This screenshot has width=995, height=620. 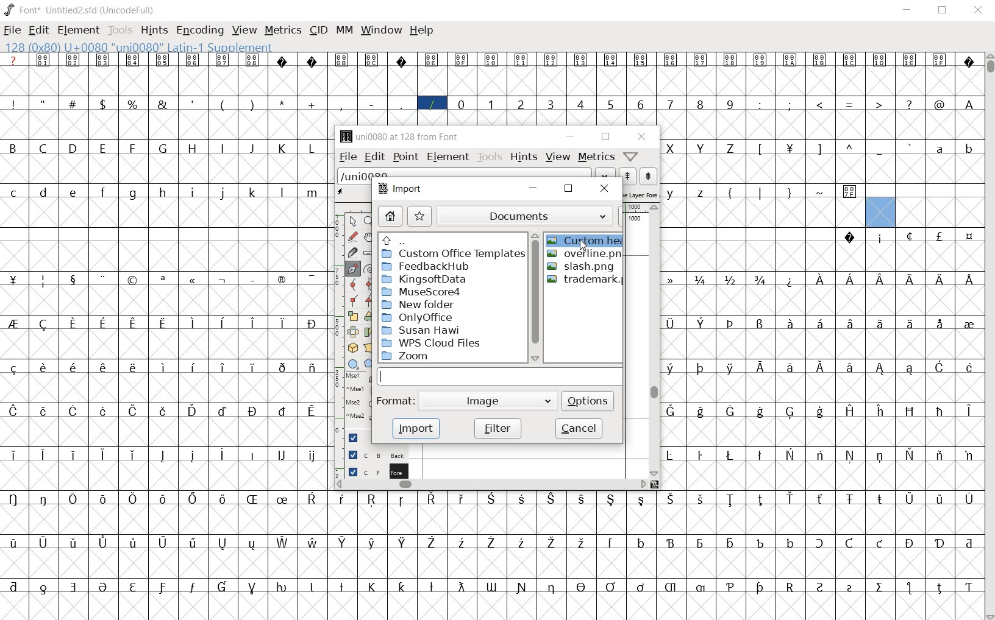 What do you see at coordinates (551, 61) in the screenshot?
I see `glyph` at bounding box center [551, 61].